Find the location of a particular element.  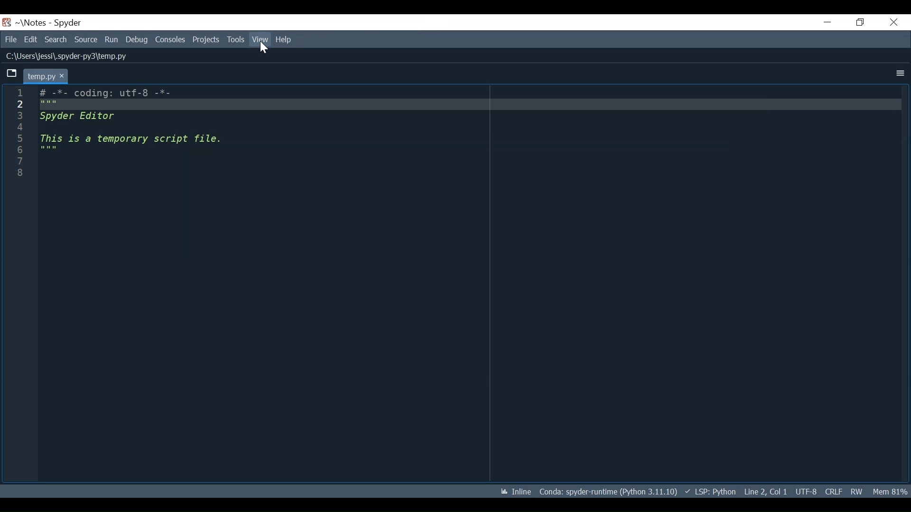

Cursor is located at coordinates (264, 49).